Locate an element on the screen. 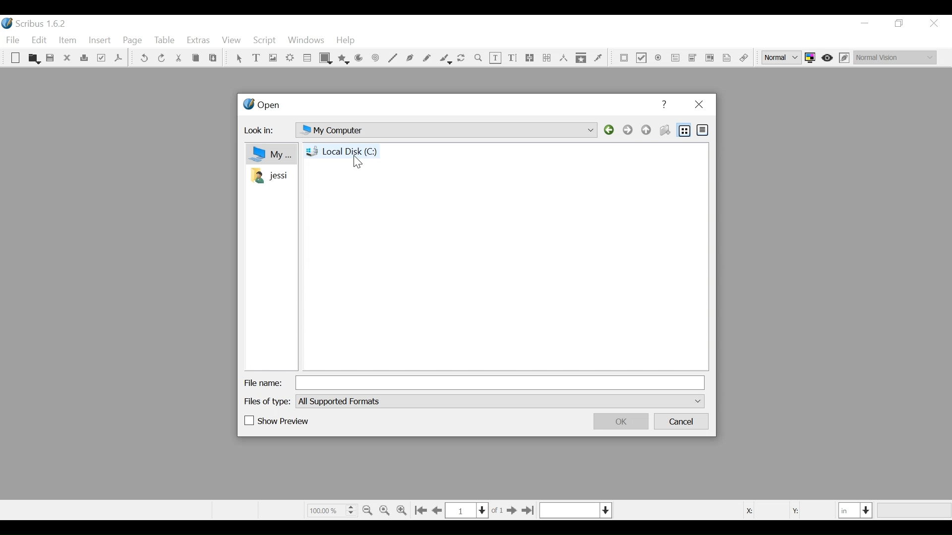 The image size is (952, 535). Calligraphic line is located at coordinates (445, 59).